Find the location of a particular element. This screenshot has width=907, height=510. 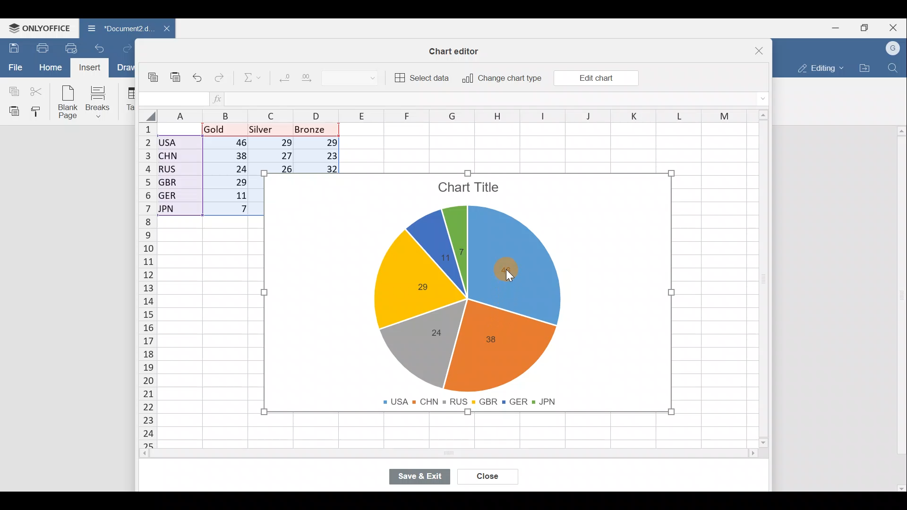

Breaks is located at coordinates (100, 103).